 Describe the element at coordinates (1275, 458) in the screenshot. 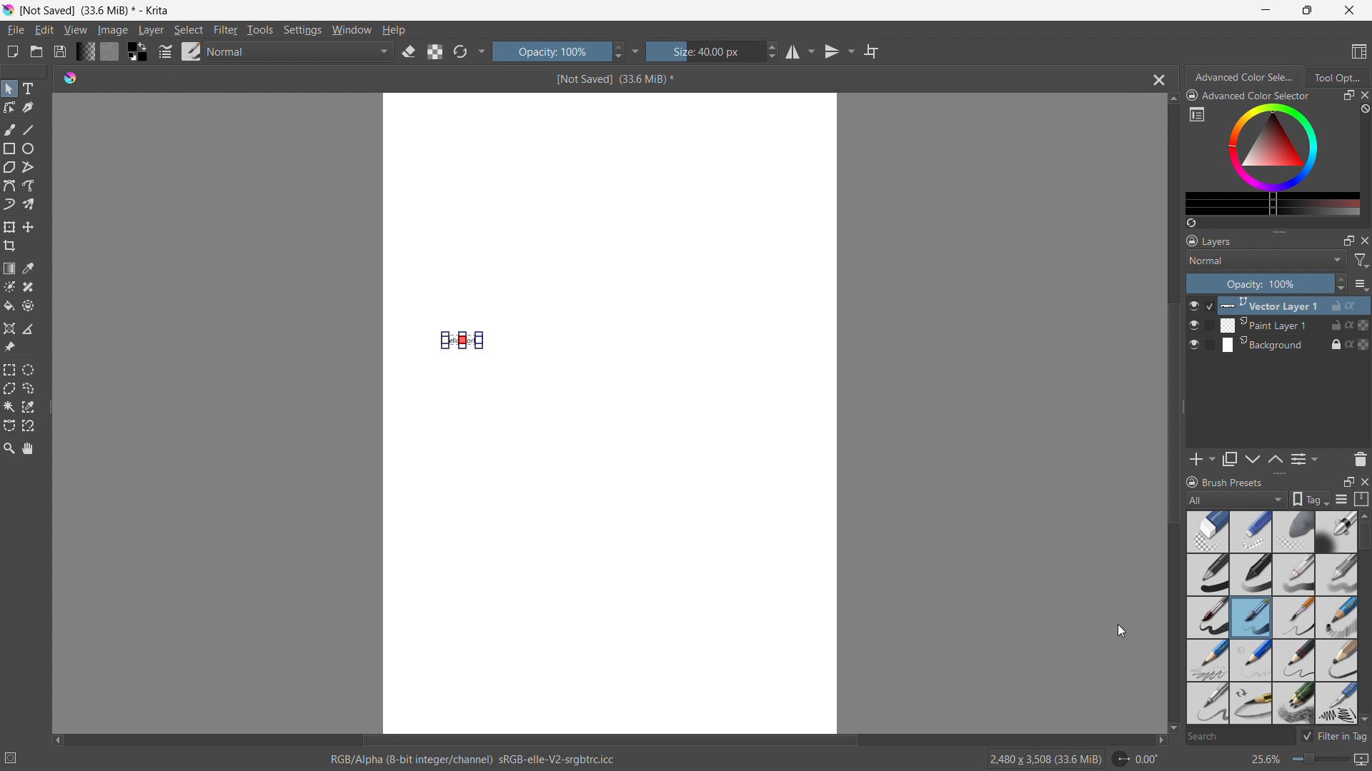

I see `move layer down` at that location.